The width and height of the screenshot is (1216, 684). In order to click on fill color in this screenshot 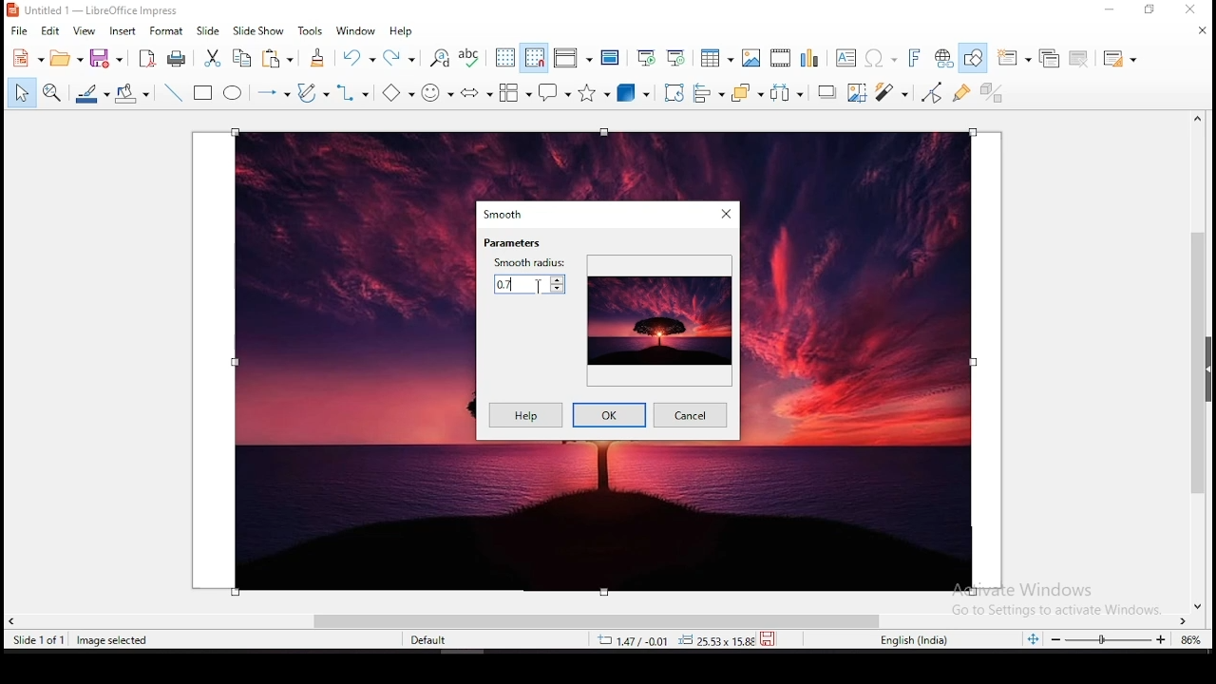, I will do `click(132, 92)`.